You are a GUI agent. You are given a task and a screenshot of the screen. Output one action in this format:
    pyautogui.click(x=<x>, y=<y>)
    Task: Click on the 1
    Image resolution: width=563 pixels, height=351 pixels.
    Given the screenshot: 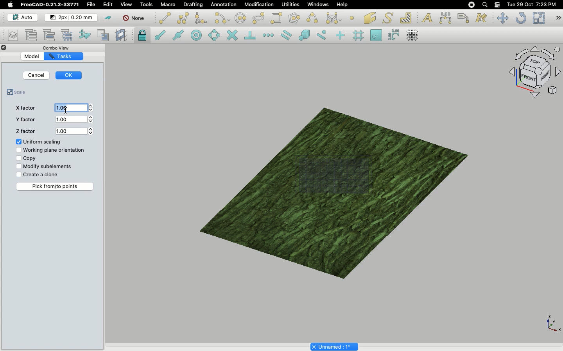 What is the action you would take?
    pyautogui.click(x=76, y=120)
    